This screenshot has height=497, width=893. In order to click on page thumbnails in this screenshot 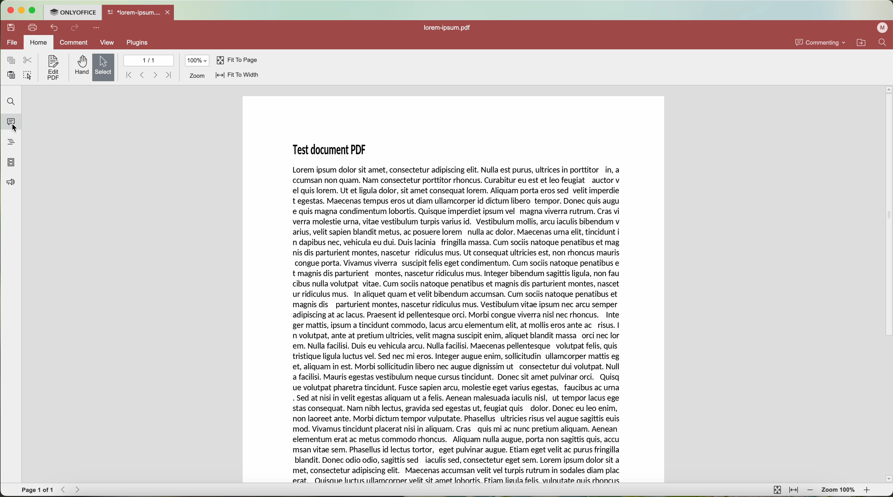, I will do `click(11, 163)`.